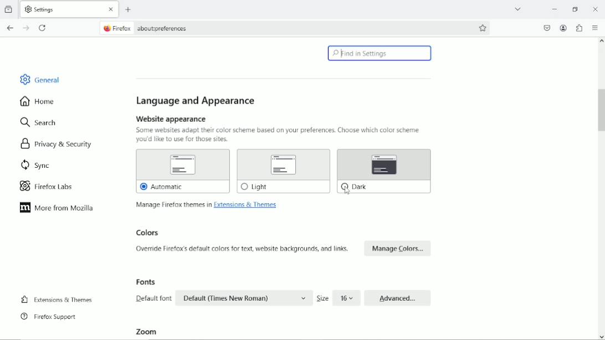 The image size is (605, 340). What do you see at coordinates (547, 28) in the screenshot?
I see `save to pocket` at bounding box center [547, 28].